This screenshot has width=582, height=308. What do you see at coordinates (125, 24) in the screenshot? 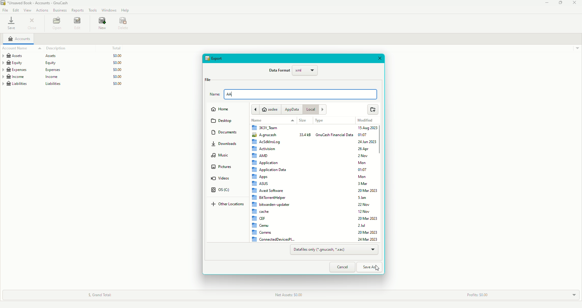
I see `Delete` at bounding box center [125, 24].